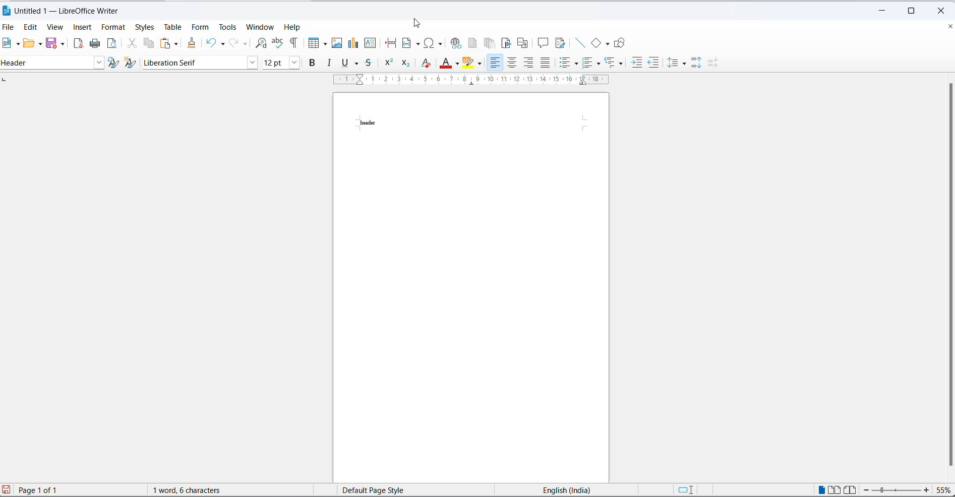 Image resolution: width=955 pixels, height=497 pixels. What do you see at coordinates (595, 43) in the screenshot?
I see `basic shapes` at bounding box center [595, 43].